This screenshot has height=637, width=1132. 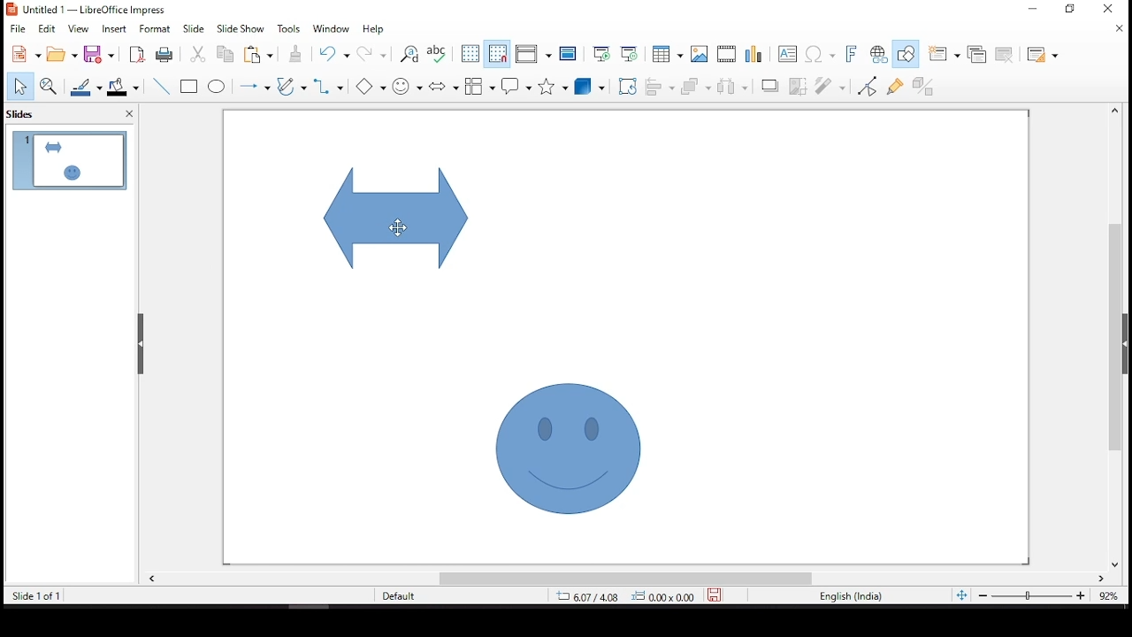 What do you see at coordinates (627, 579) in the screenshot?
I see `scroll bar` at bounding box center [627, 579].